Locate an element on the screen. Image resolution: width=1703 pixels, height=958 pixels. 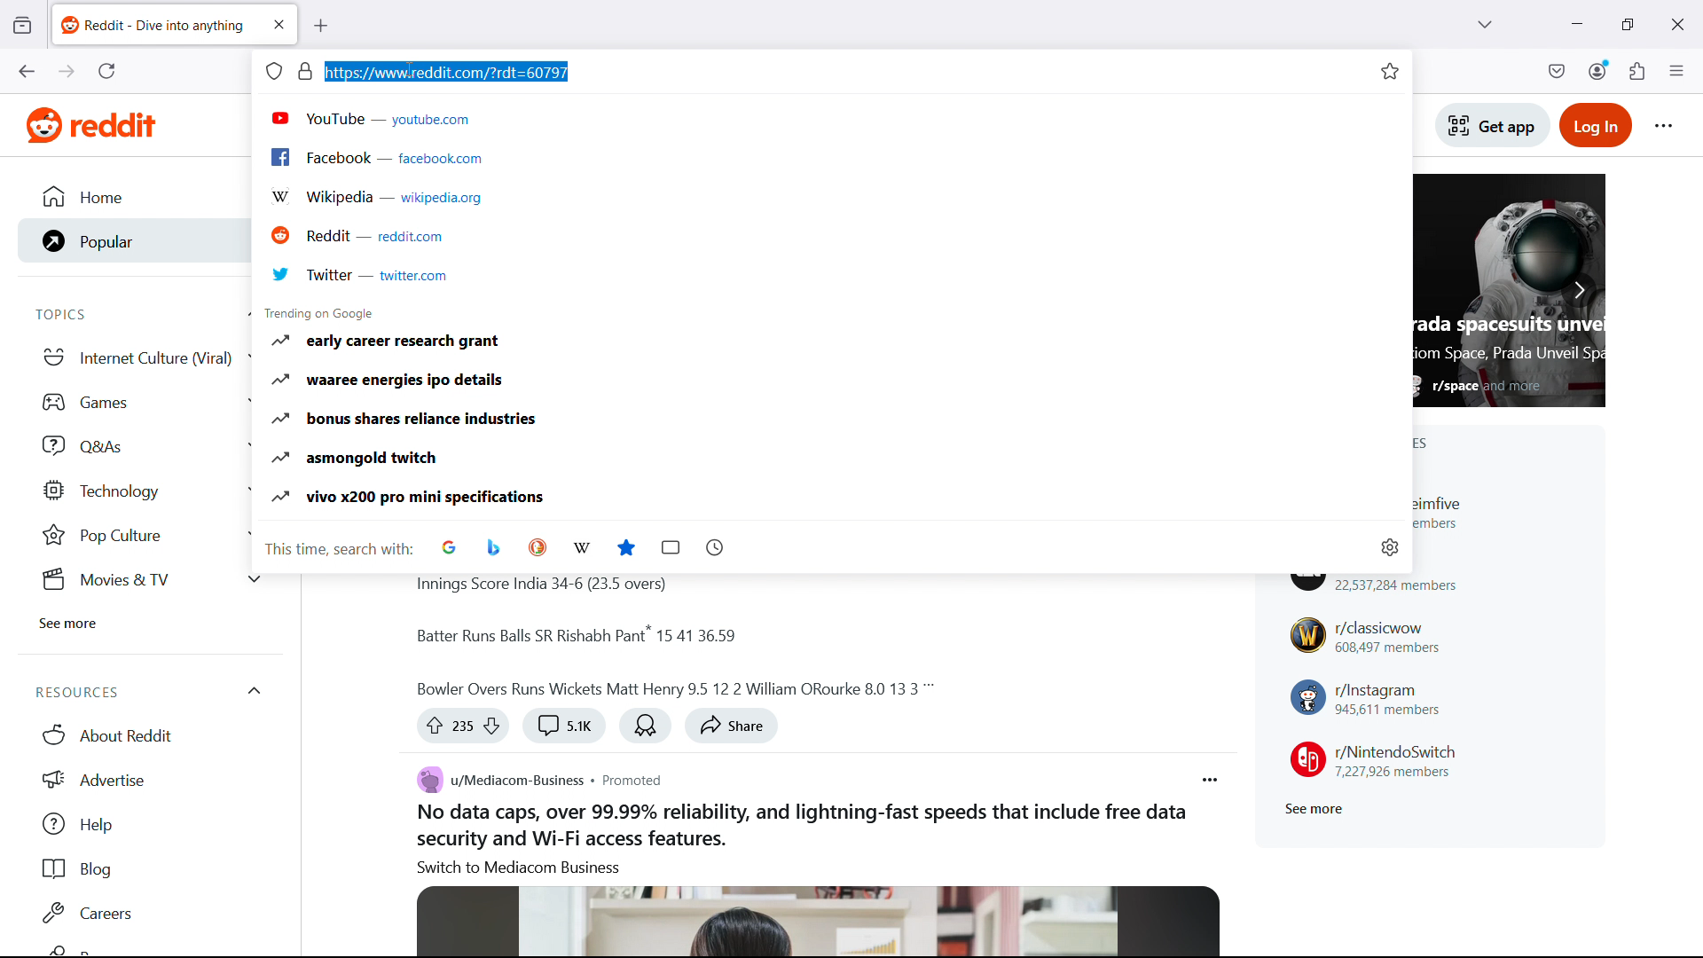
Technology is located at coordinates (135, 492).